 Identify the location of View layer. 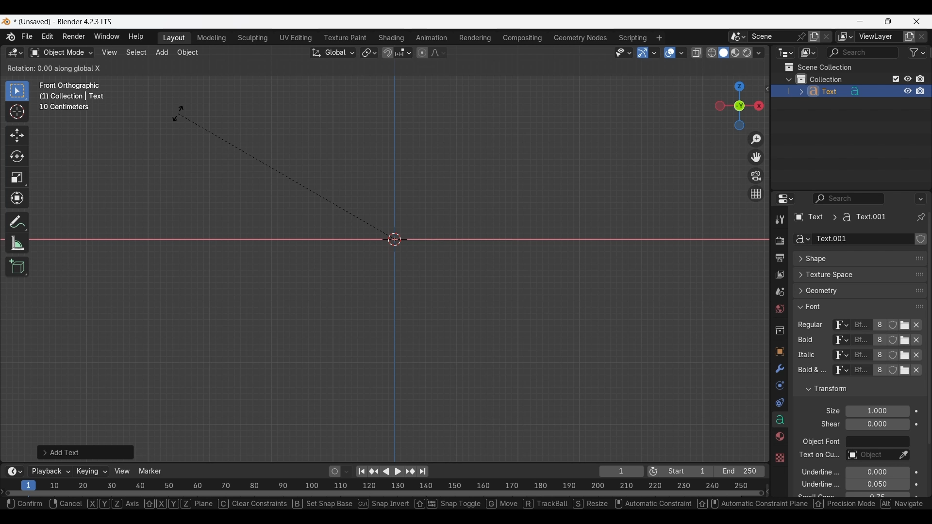
(779, 276).